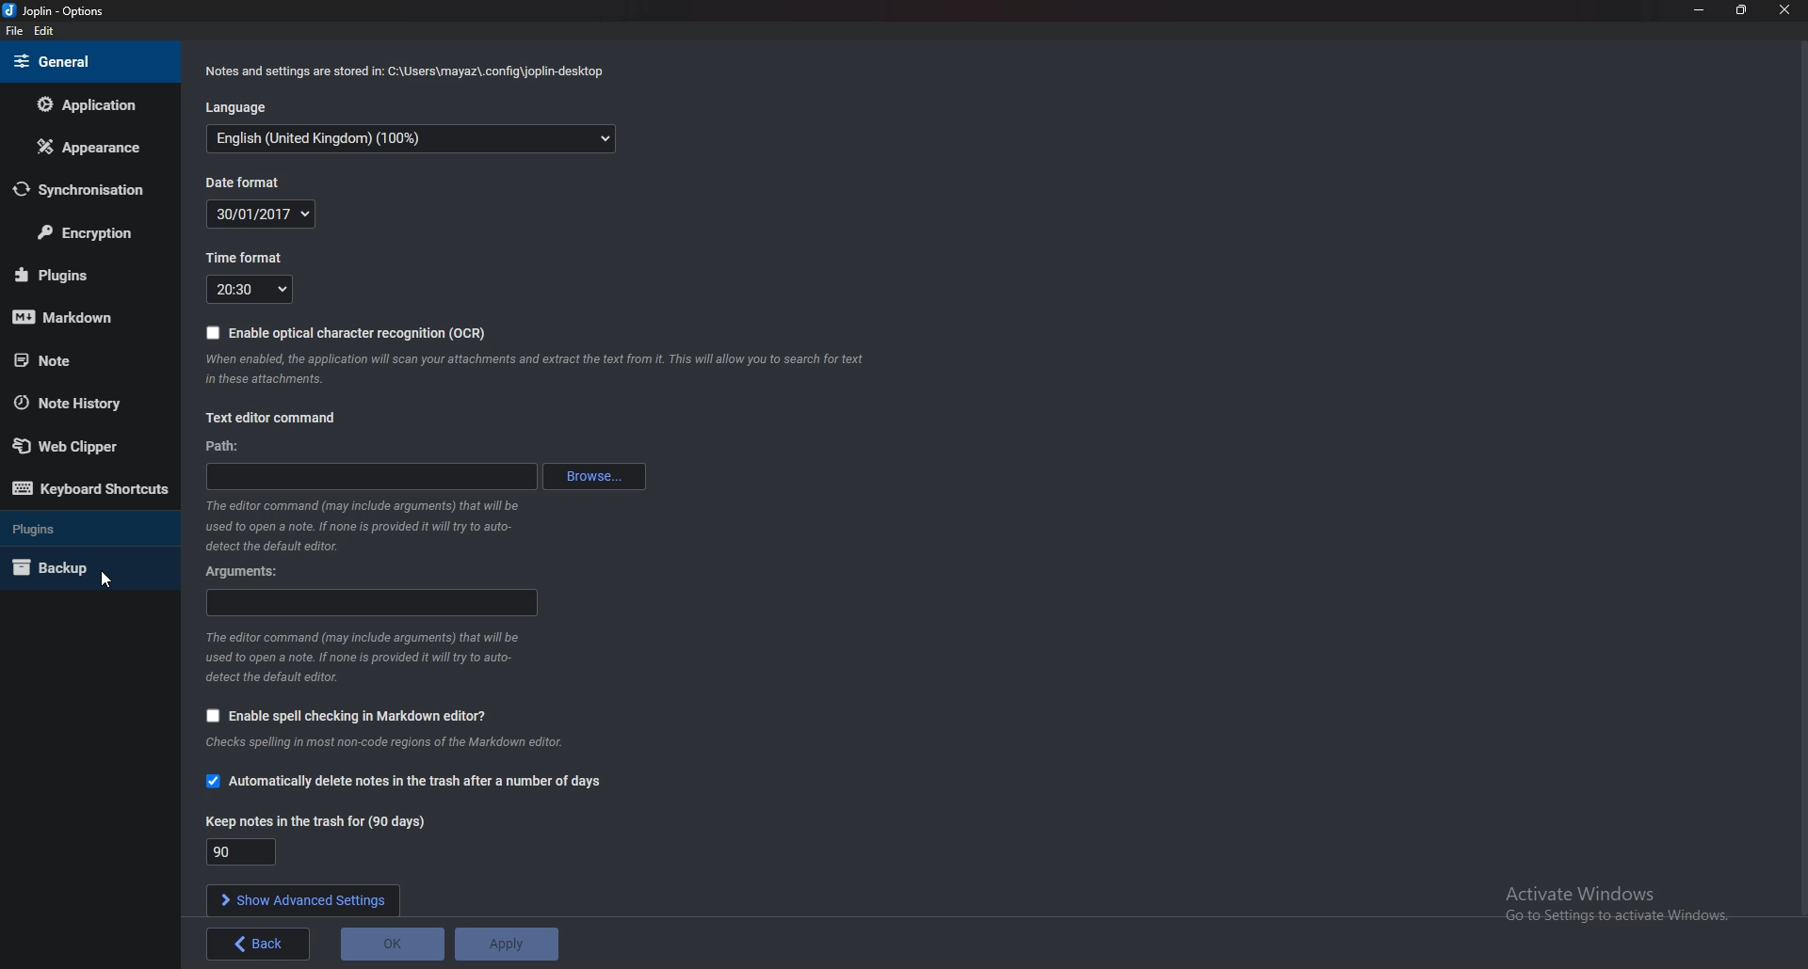  Describe the element at coordinates (85, 190) in the screenshot. I see `Synchronization` at that location.